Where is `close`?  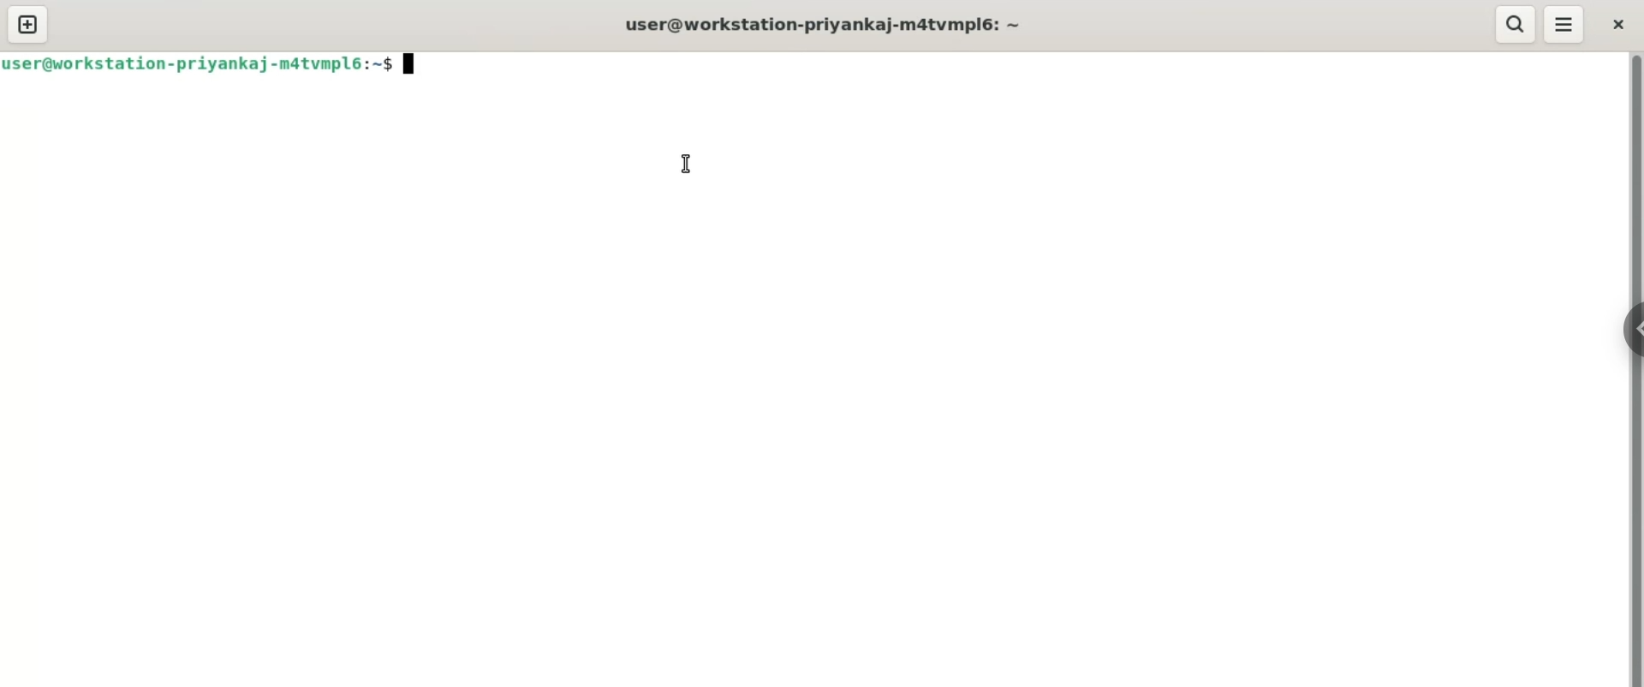
close is located at coordinates (1623, 24).